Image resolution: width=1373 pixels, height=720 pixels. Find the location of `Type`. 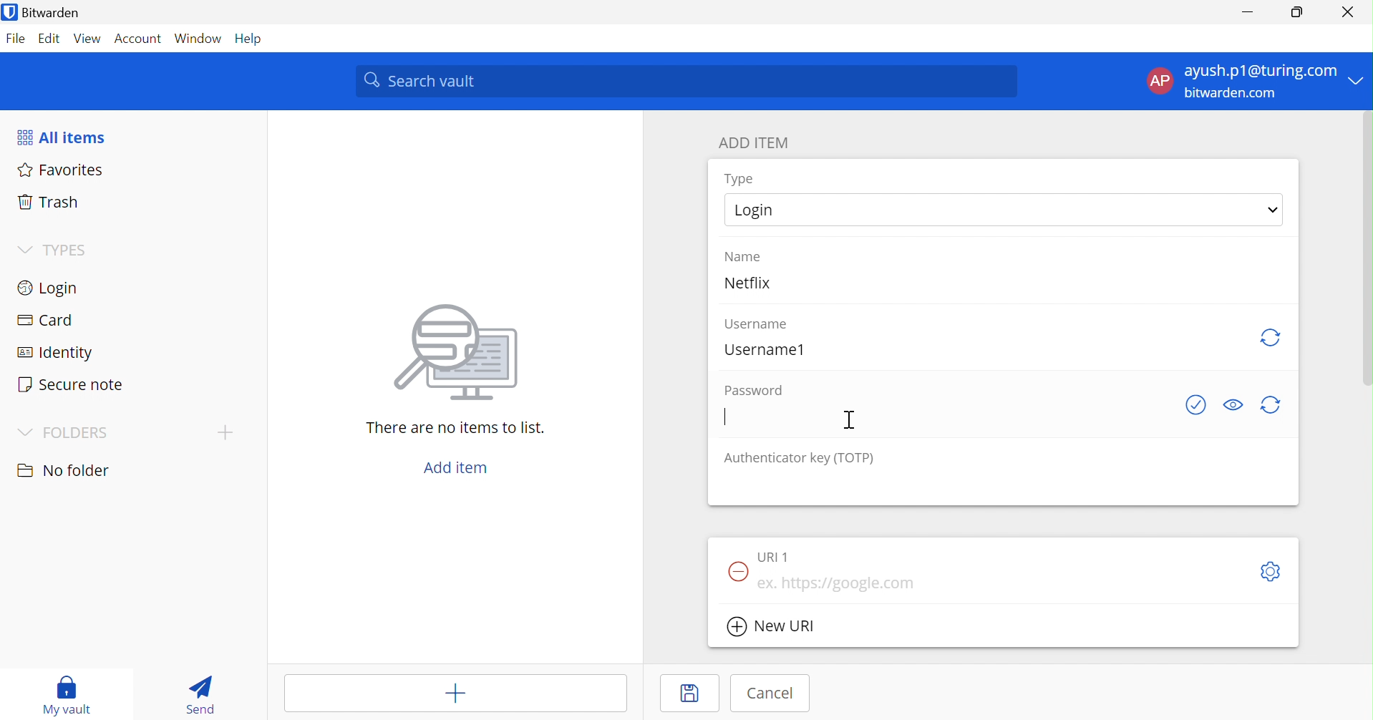

Type is located at coordinates (738, 178).